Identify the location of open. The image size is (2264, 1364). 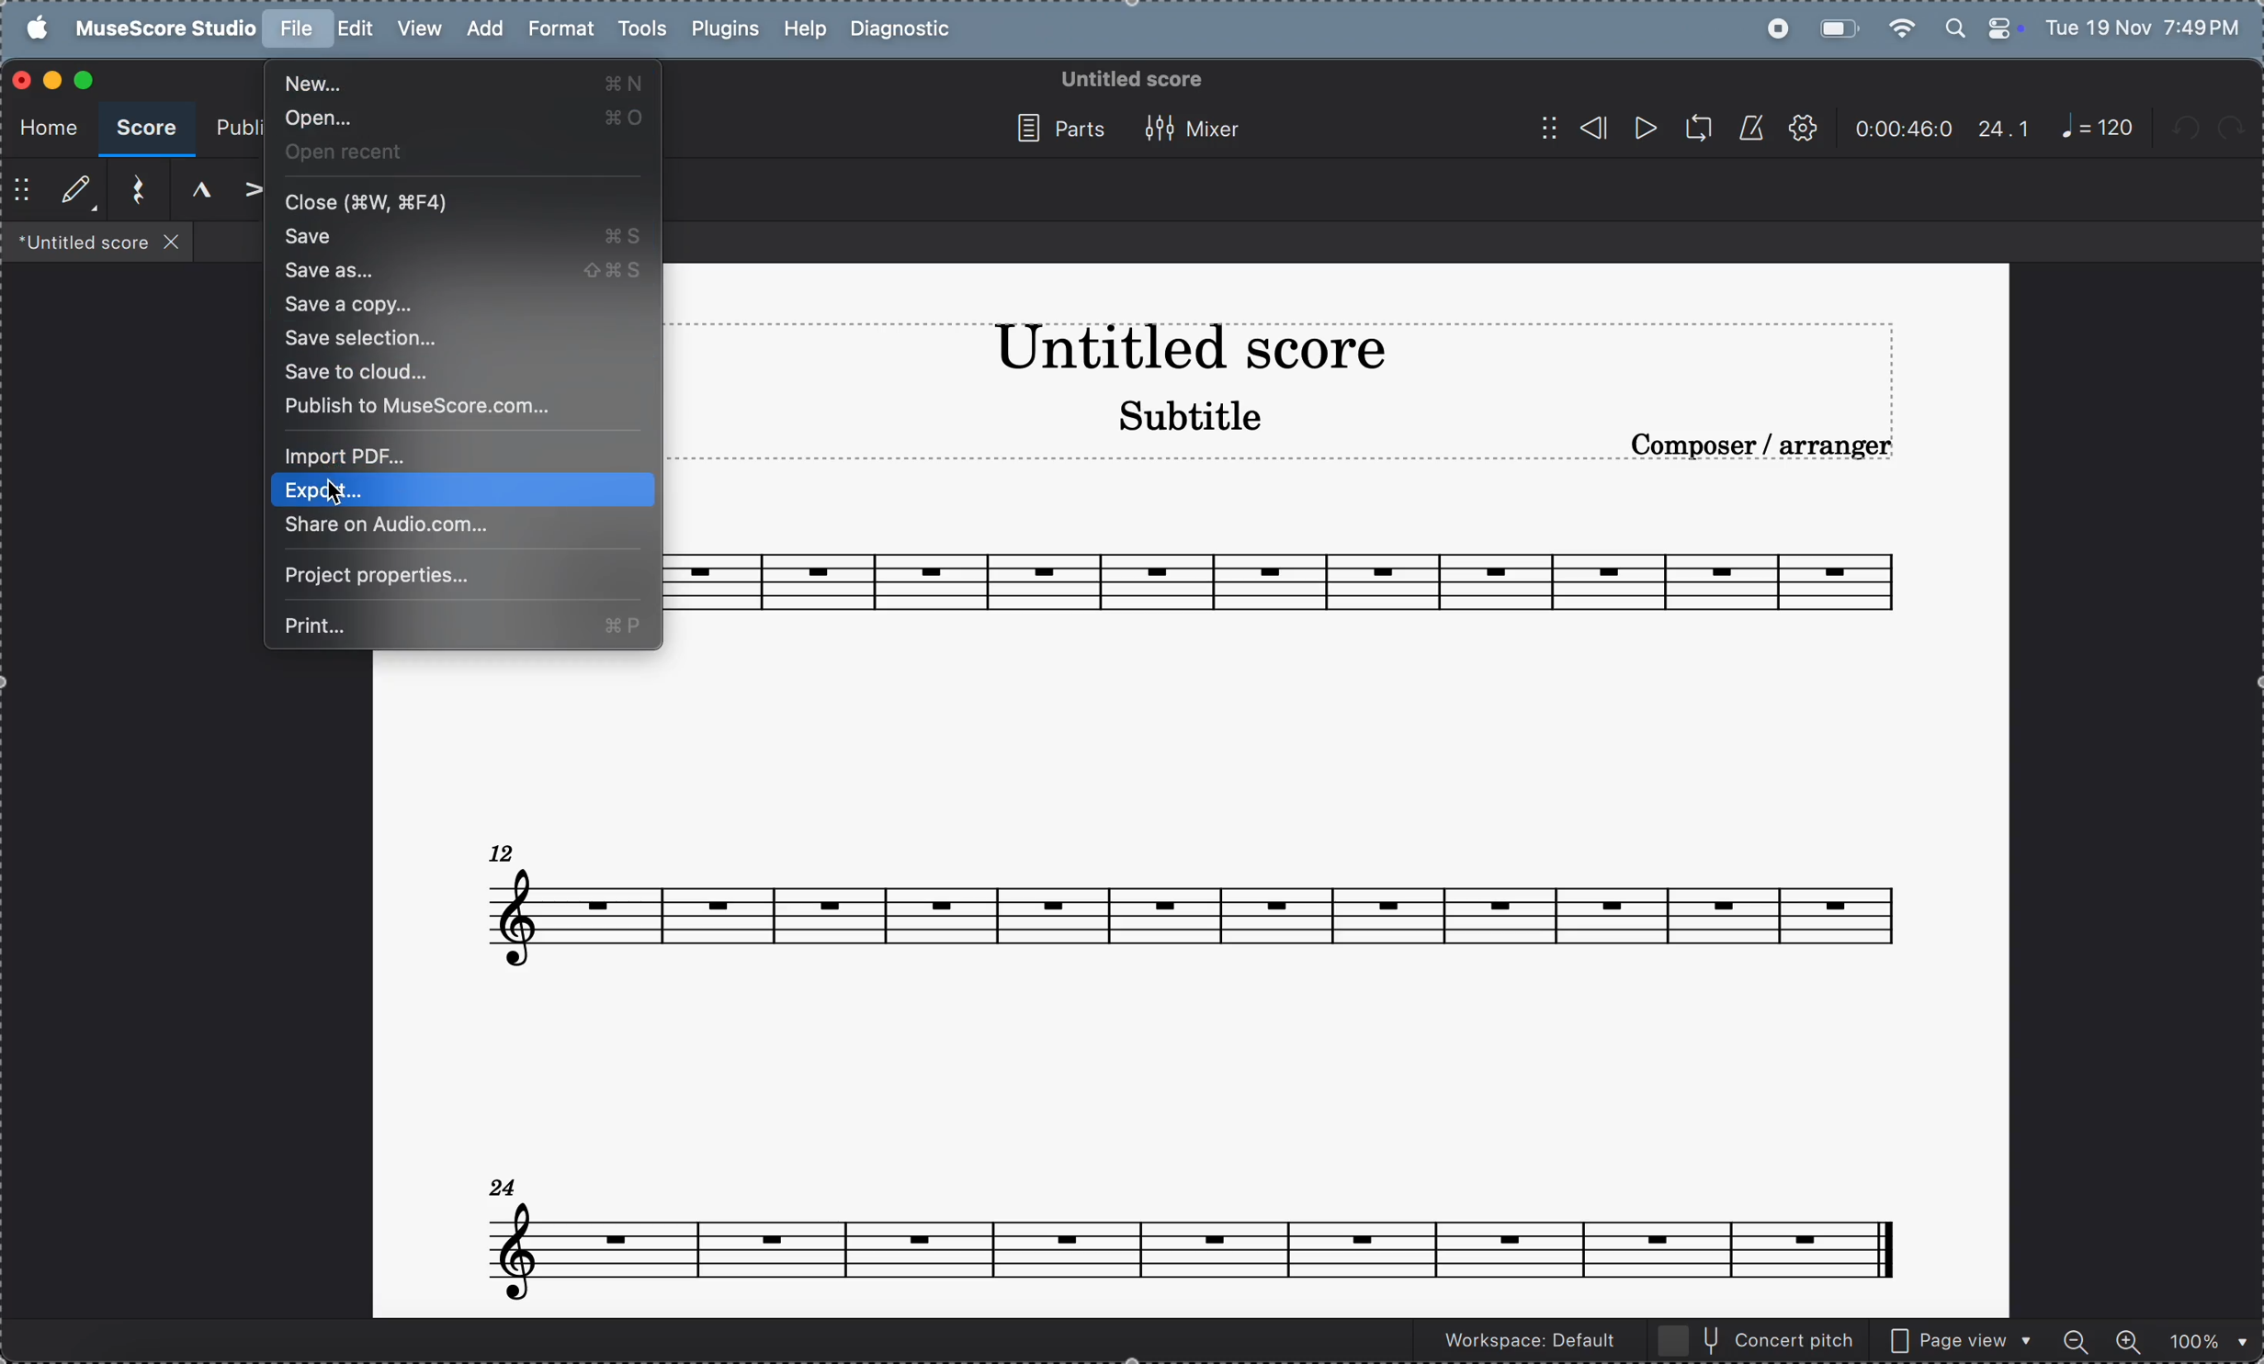
(458, 119).